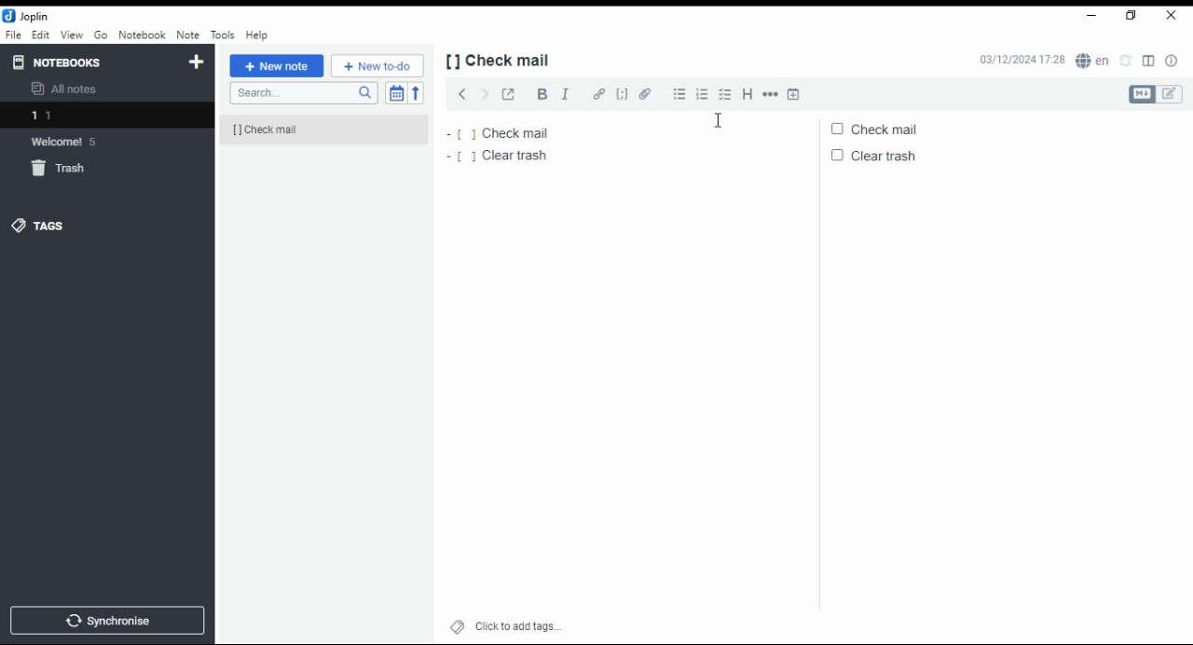 The width and height of the screenshot is (1193, 645). I want to click on mouse pointer, so click(719, 119).